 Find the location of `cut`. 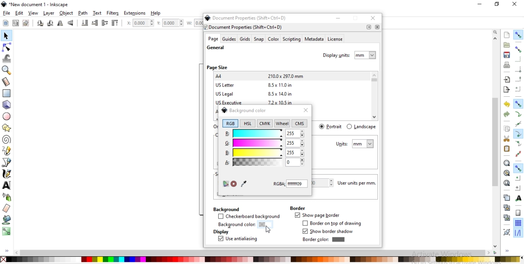

cut is located at coordinates (507, 138).